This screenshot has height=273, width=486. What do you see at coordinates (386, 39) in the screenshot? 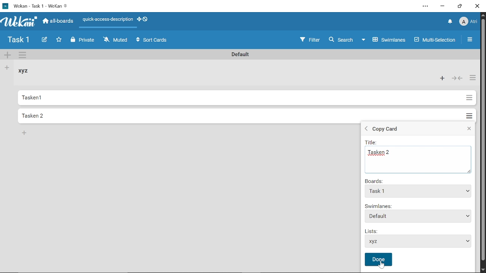
I see `Swimlanes` at bounding box center [386, 39].